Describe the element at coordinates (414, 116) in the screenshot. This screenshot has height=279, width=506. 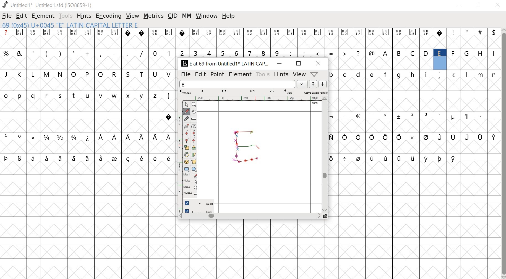
I see `special characters and symbols` at that location.